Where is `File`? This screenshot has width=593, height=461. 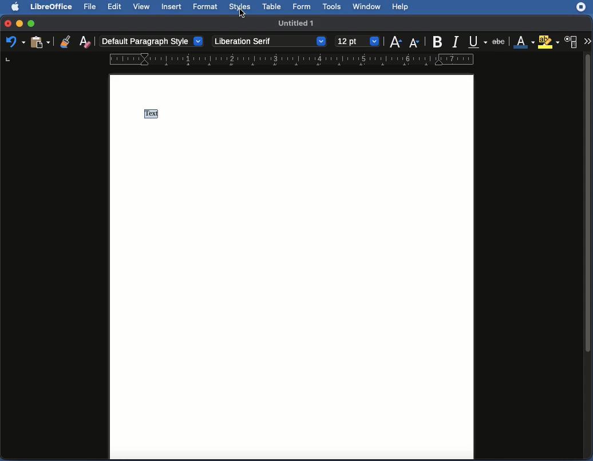
File is located at coordinates (91, 7).